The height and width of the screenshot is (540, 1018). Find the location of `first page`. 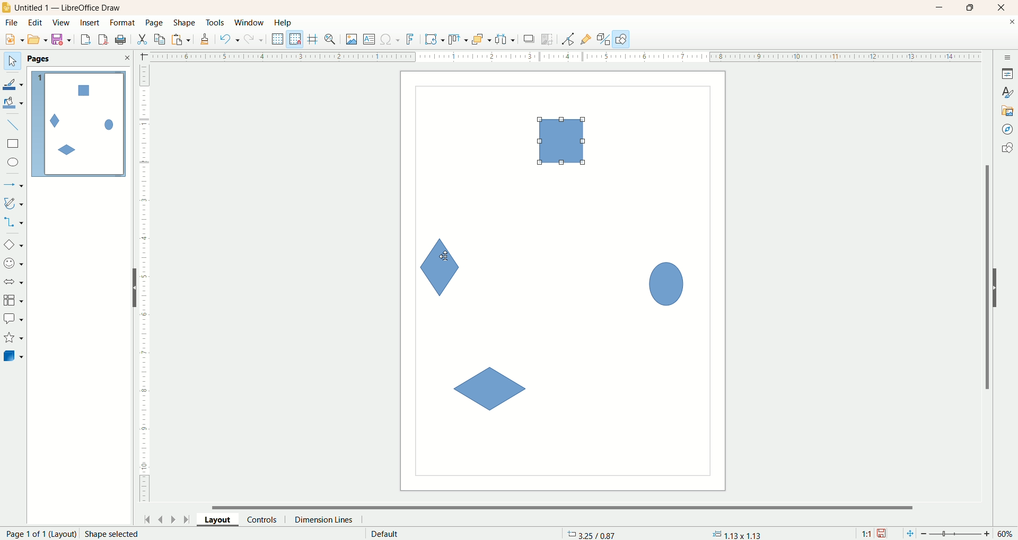

first page is located at coordinates (145, 518).